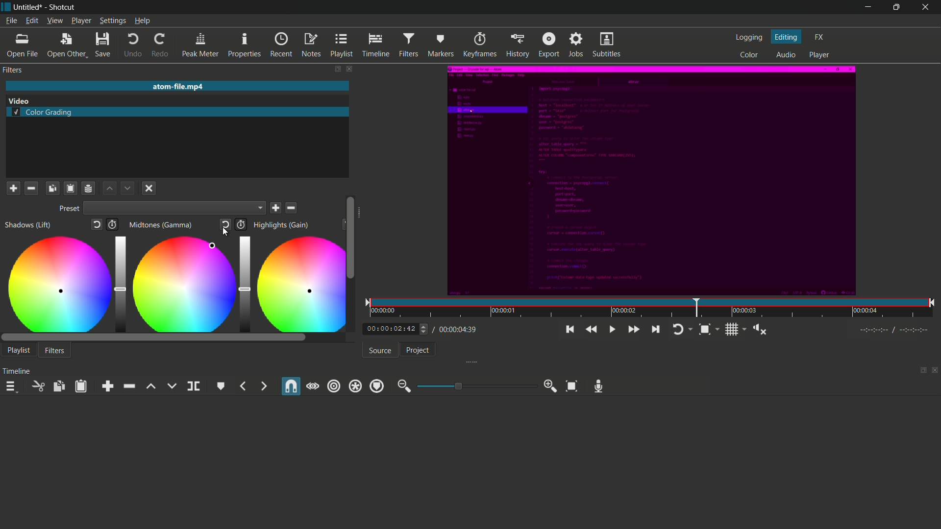 Image resolution: width=941 pixels, height=529 pixels. What do you see at coordinates (244, 46) in the screenshot?
I see `properties` at bounding box center [244, 46].